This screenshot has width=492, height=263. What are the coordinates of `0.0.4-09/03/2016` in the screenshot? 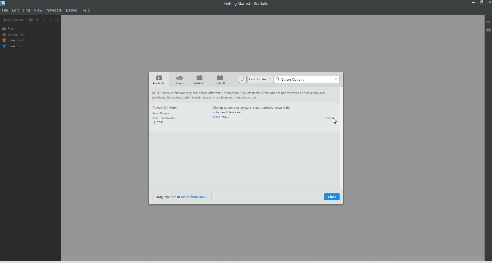 It's located at (164, 118).